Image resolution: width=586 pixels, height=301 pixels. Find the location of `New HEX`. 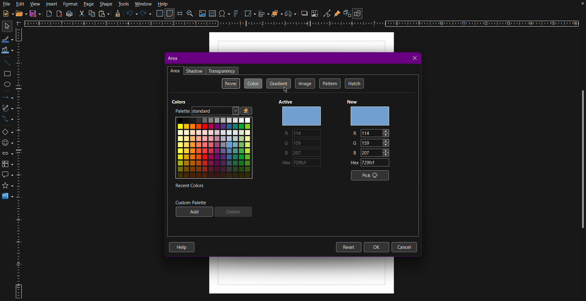

New HEX is located at coordinates (371, 163).